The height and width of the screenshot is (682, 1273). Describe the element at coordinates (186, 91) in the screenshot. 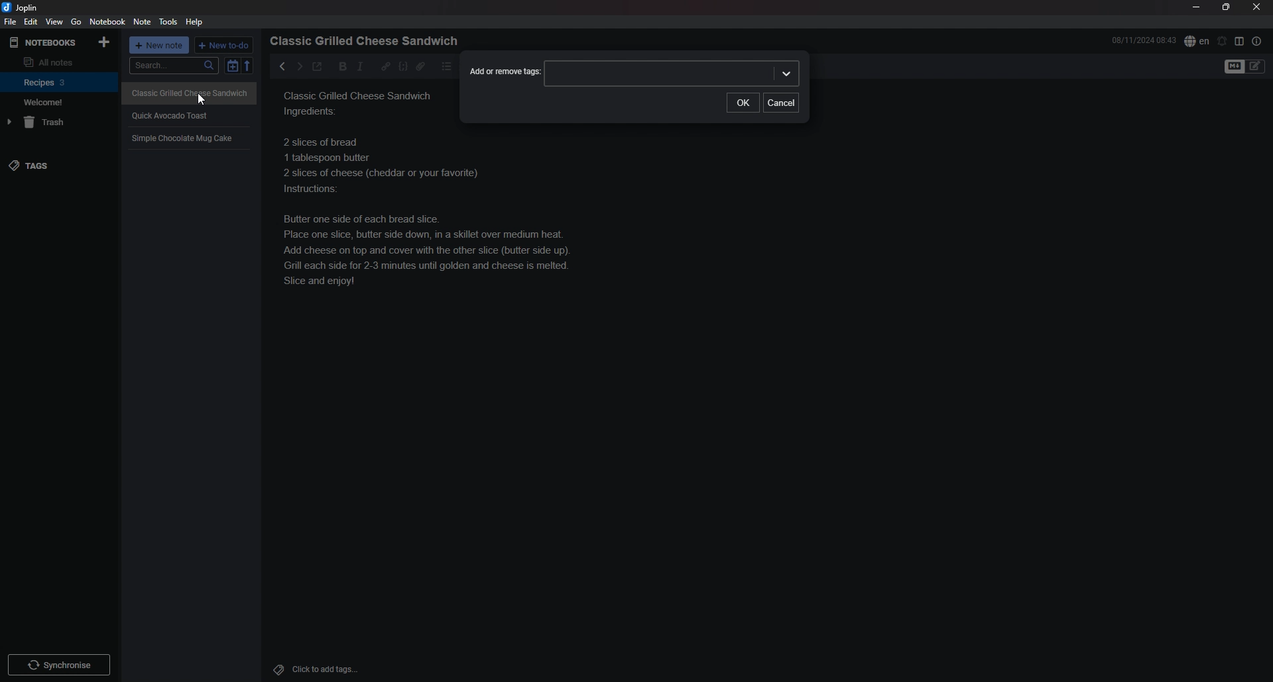

I see `recipe` at that location.